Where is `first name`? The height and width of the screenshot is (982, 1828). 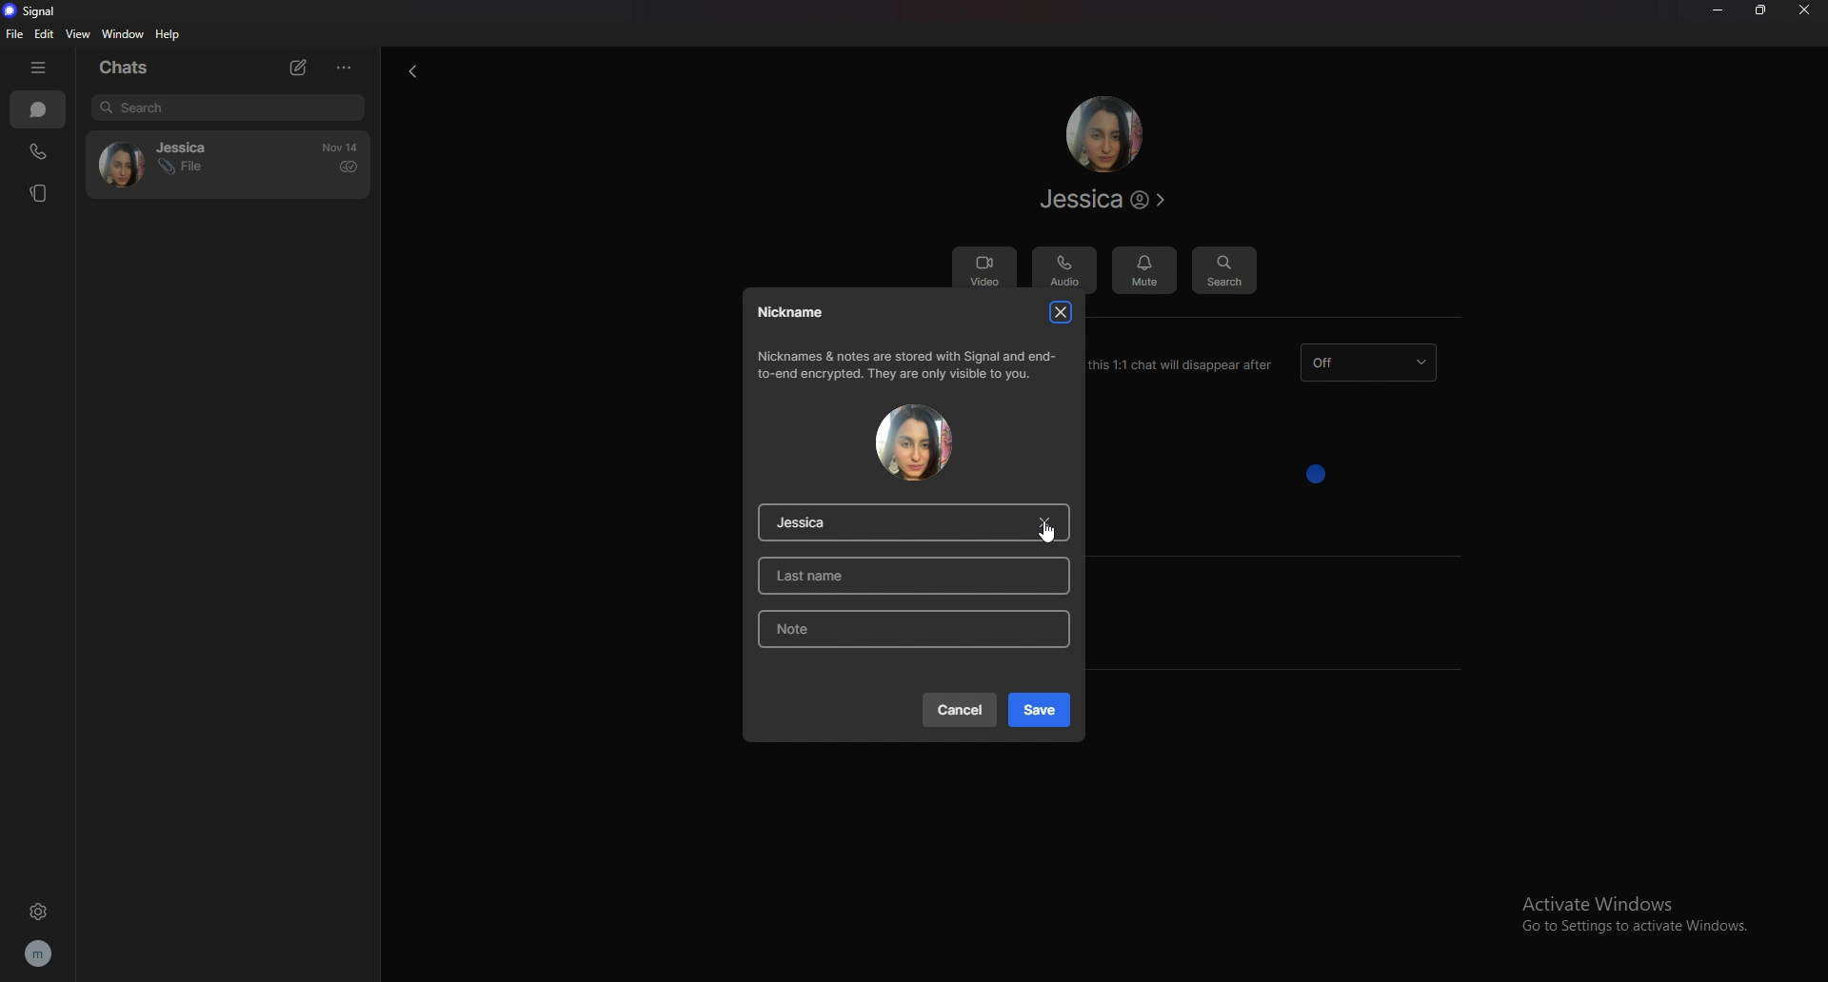 first name is located at coordinates (921, 522).